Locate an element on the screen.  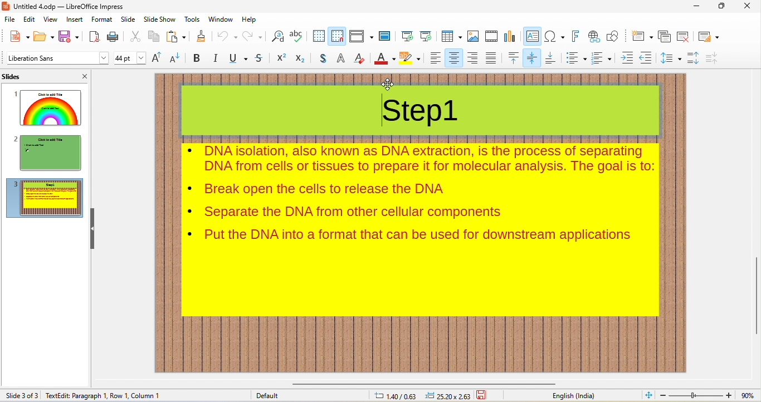
media is located at coordinates (490, 36).